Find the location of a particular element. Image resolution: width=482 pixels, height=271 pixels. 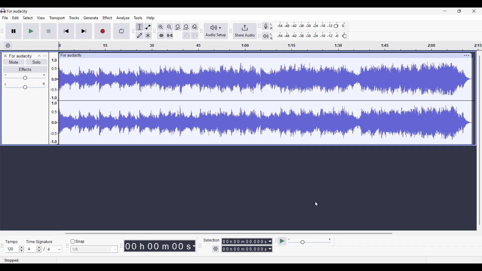

Project name is located at coordinates (20, 56).